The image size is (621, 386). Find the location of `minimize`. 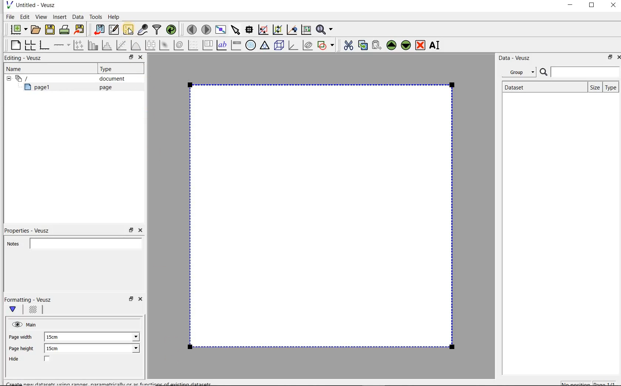

minimize is located at coordinates (570, 6).